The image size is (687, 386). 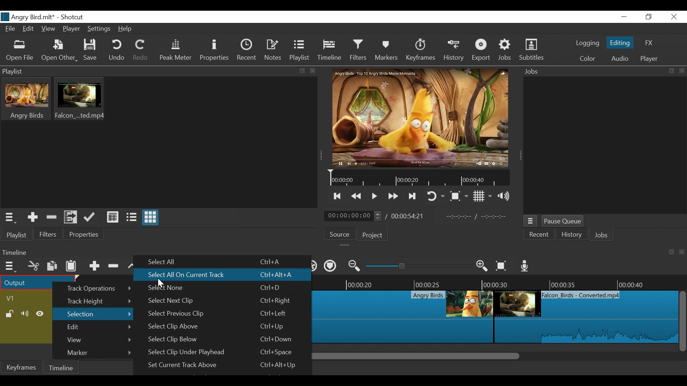 I want to click on Clip, so click(x=403, y=317).